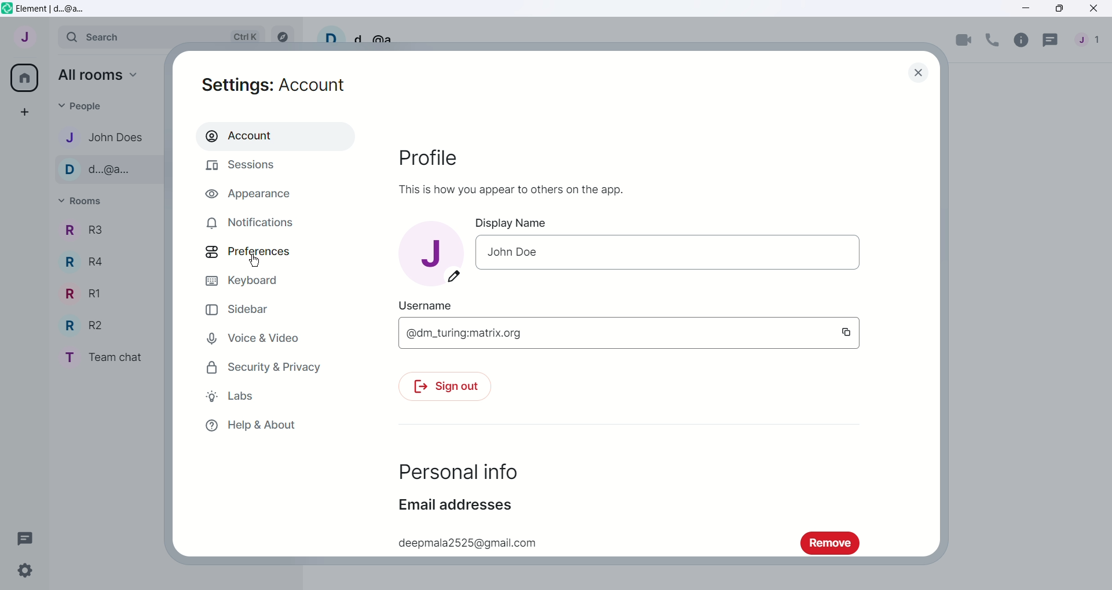  Describe the element at coordinates (1092, 41) in the screenshot. I see `People` at that location.